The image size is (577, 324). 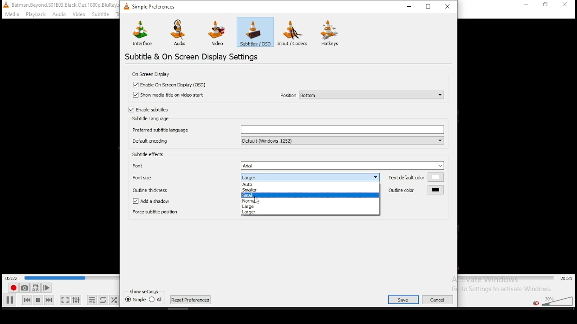 What do you see at coordinates (449, 6) in the screenshot?
I see `close window` at bounding box center [449, 6].